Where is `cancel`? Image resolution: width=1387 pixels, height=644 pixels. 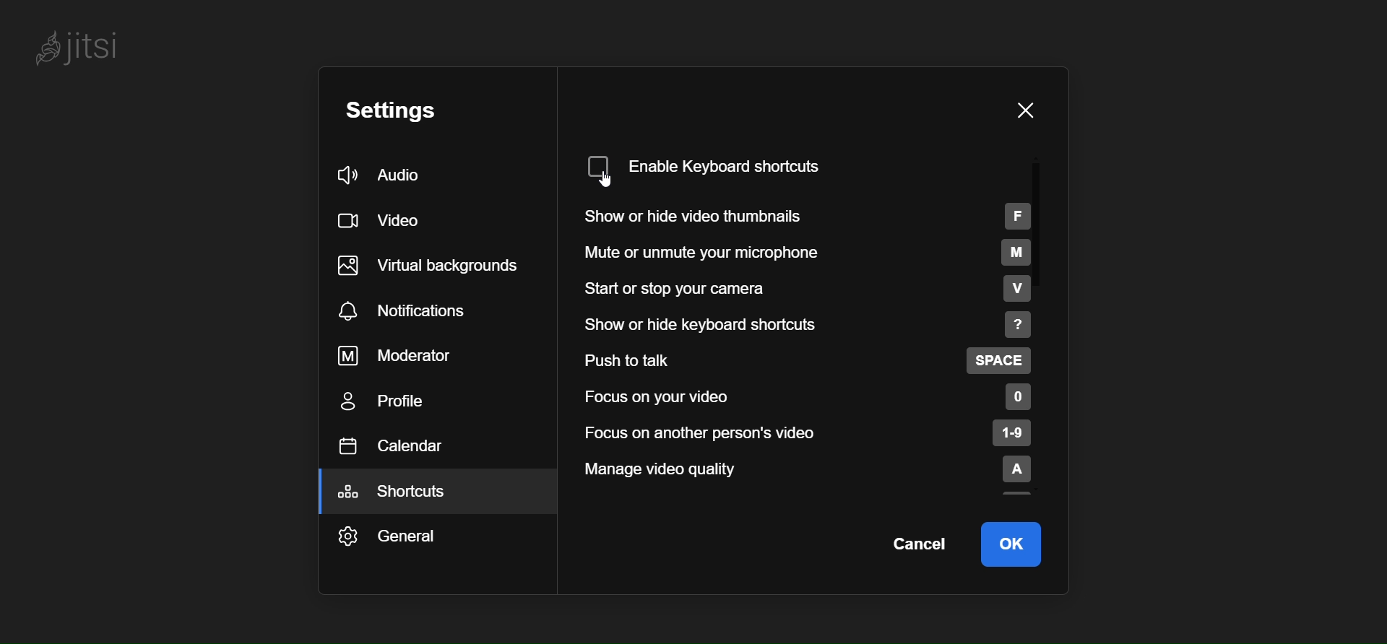 cancel is located at coordinates (927, 543).